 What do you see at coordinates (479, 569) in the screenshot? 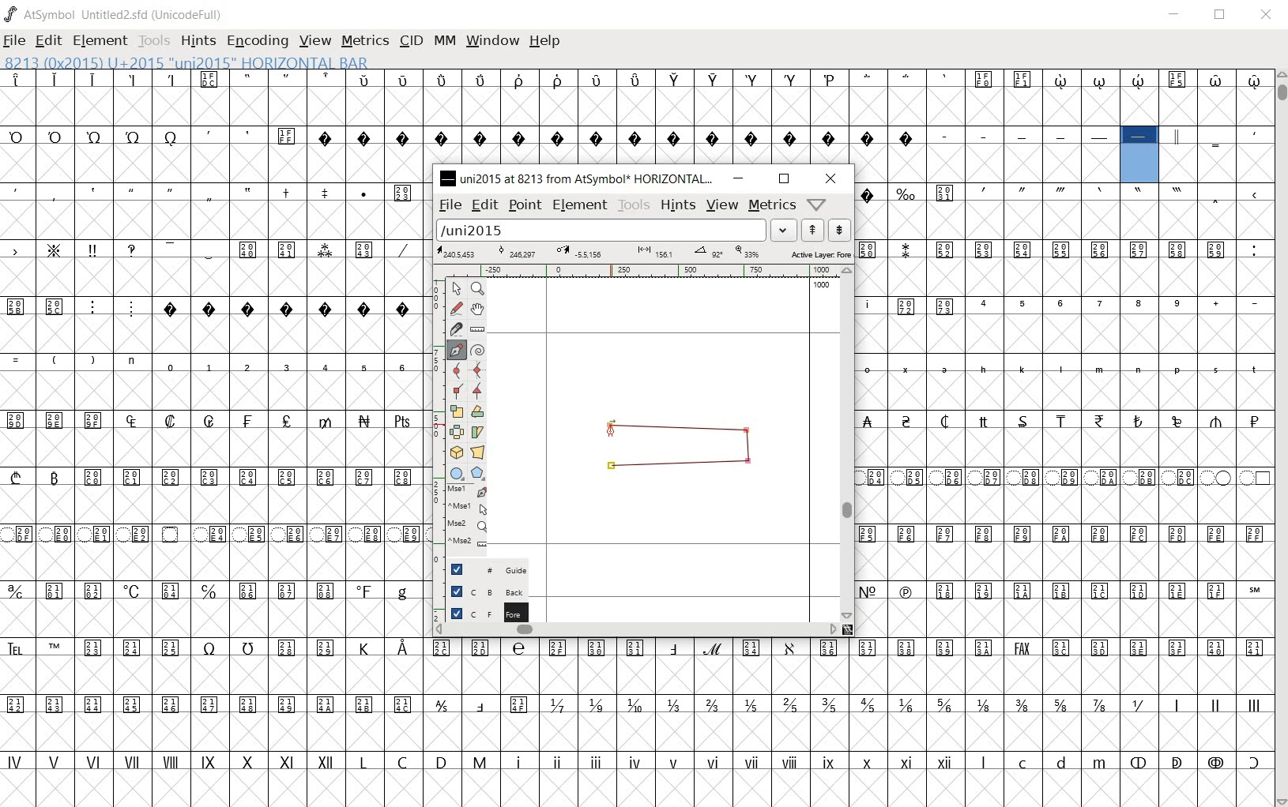
I see `Guide` at bounding box center [479, 569].